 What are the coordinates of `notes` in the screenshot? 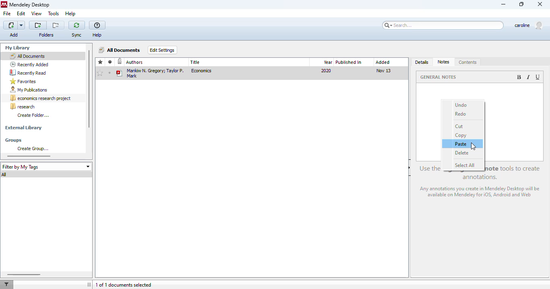 It's located at (444, 62).